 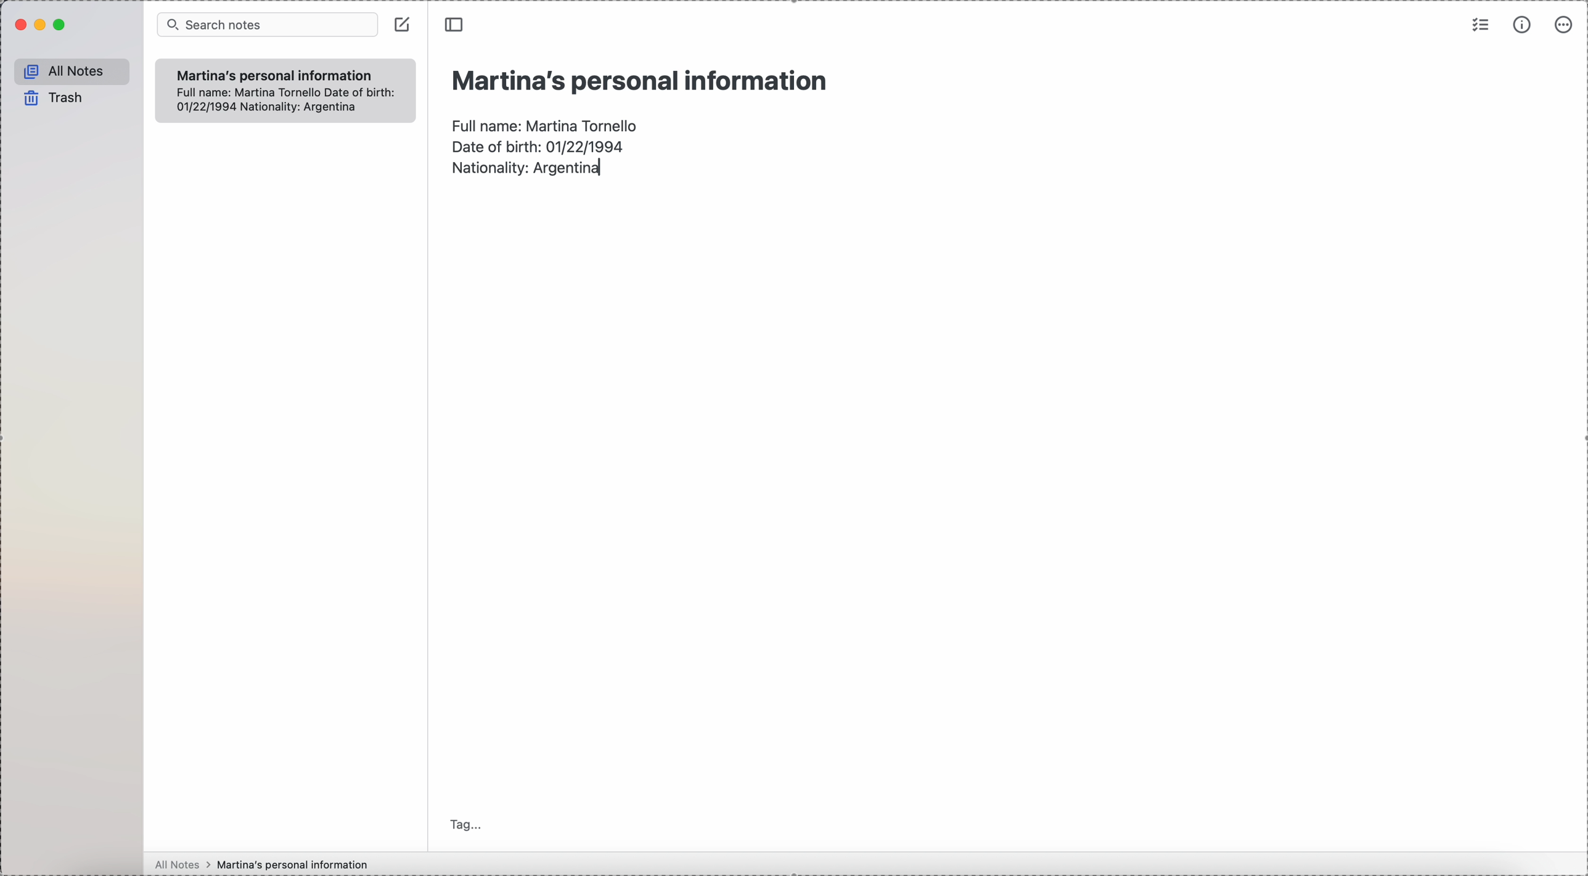 What do you see at coordinates (538, 145) in the screenshot?
I see `date of birth` at bounding box center [538, 145].